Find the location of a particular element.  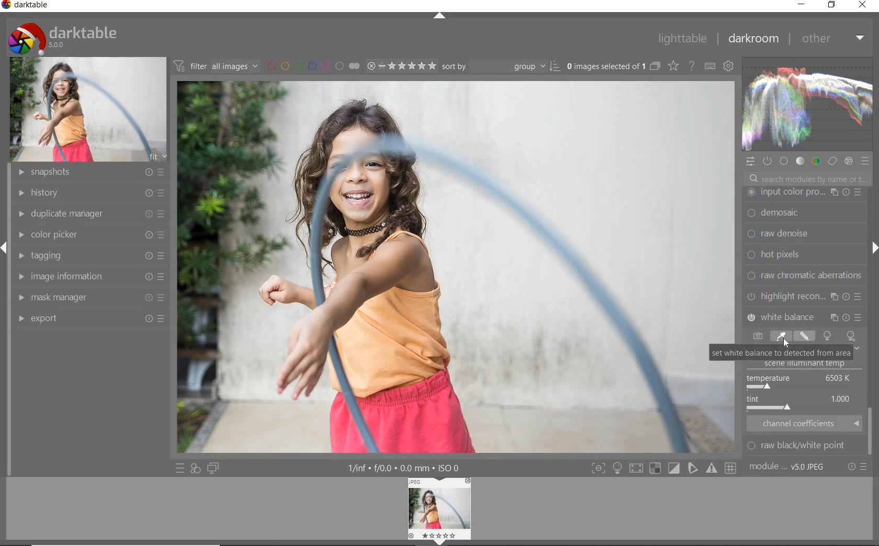

module order is located at coordinates (788, 468).